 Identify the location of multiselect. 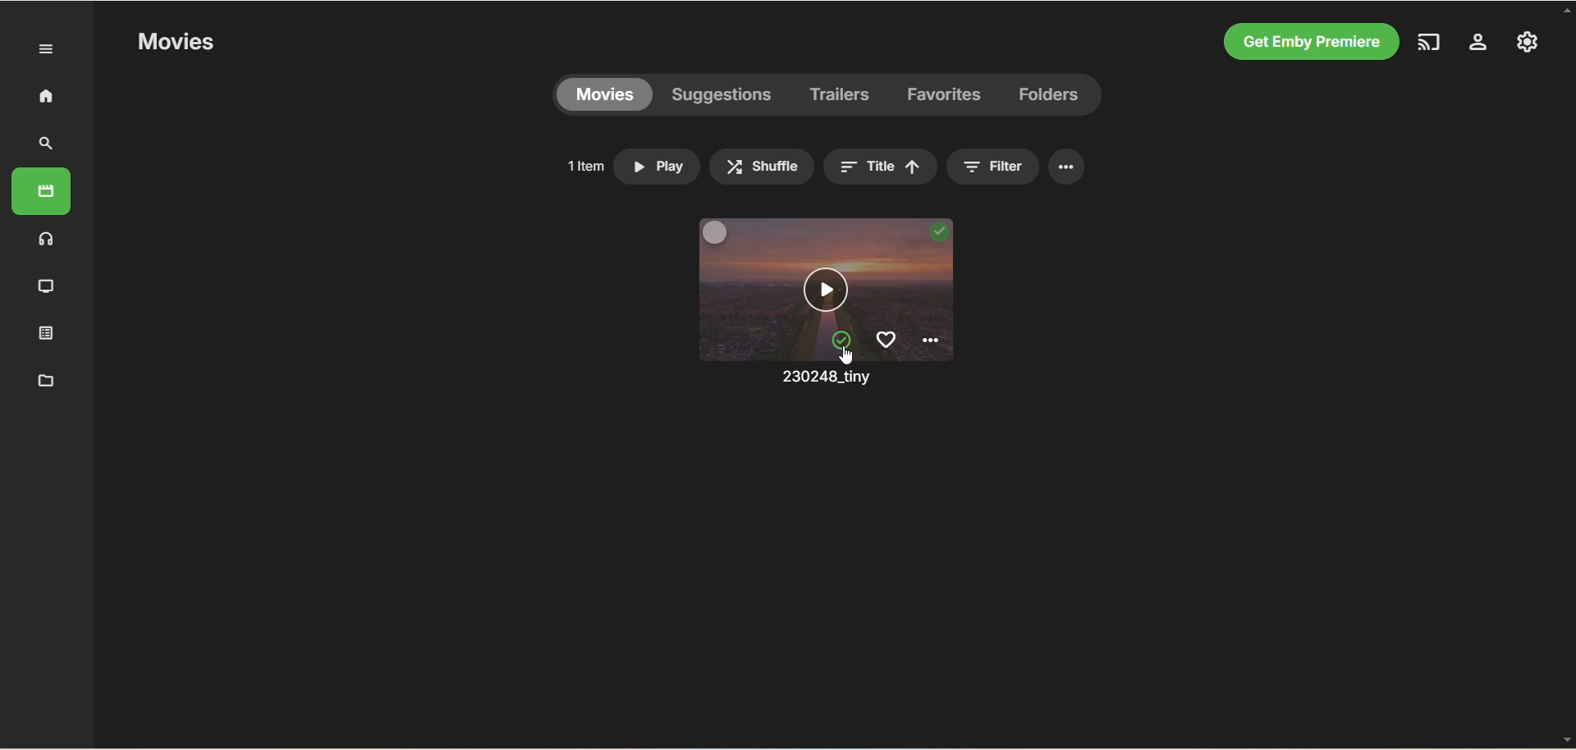
(715, 235).